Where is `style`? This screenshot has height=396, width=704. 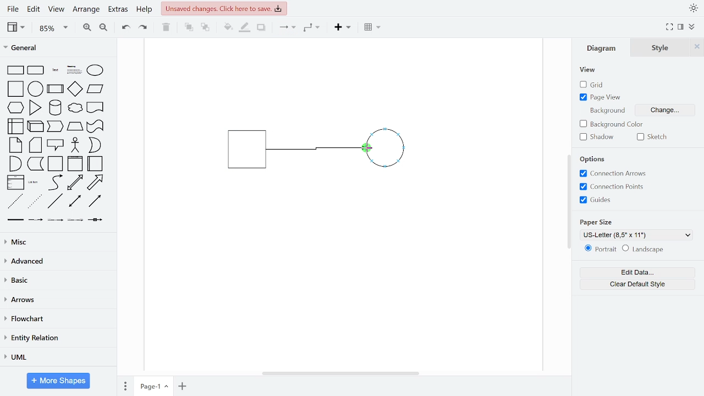 style is located at coordinates (661, 47).